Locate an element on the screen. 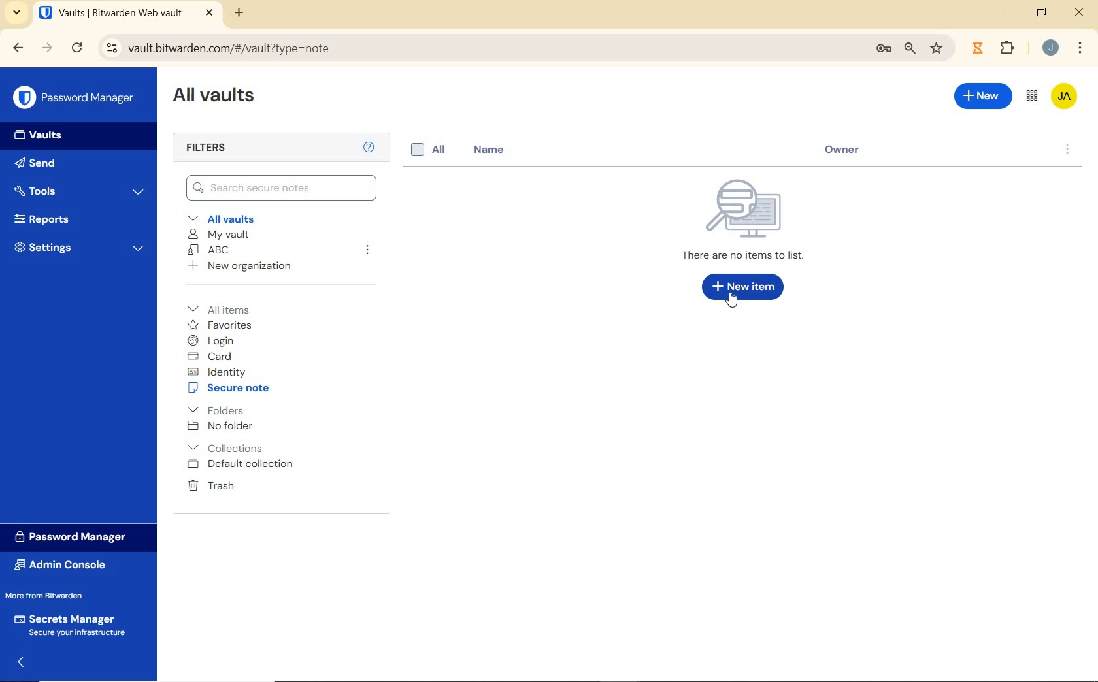 This screenshot has width=1098, height=682. Icon is located at coordinates (752, 206).